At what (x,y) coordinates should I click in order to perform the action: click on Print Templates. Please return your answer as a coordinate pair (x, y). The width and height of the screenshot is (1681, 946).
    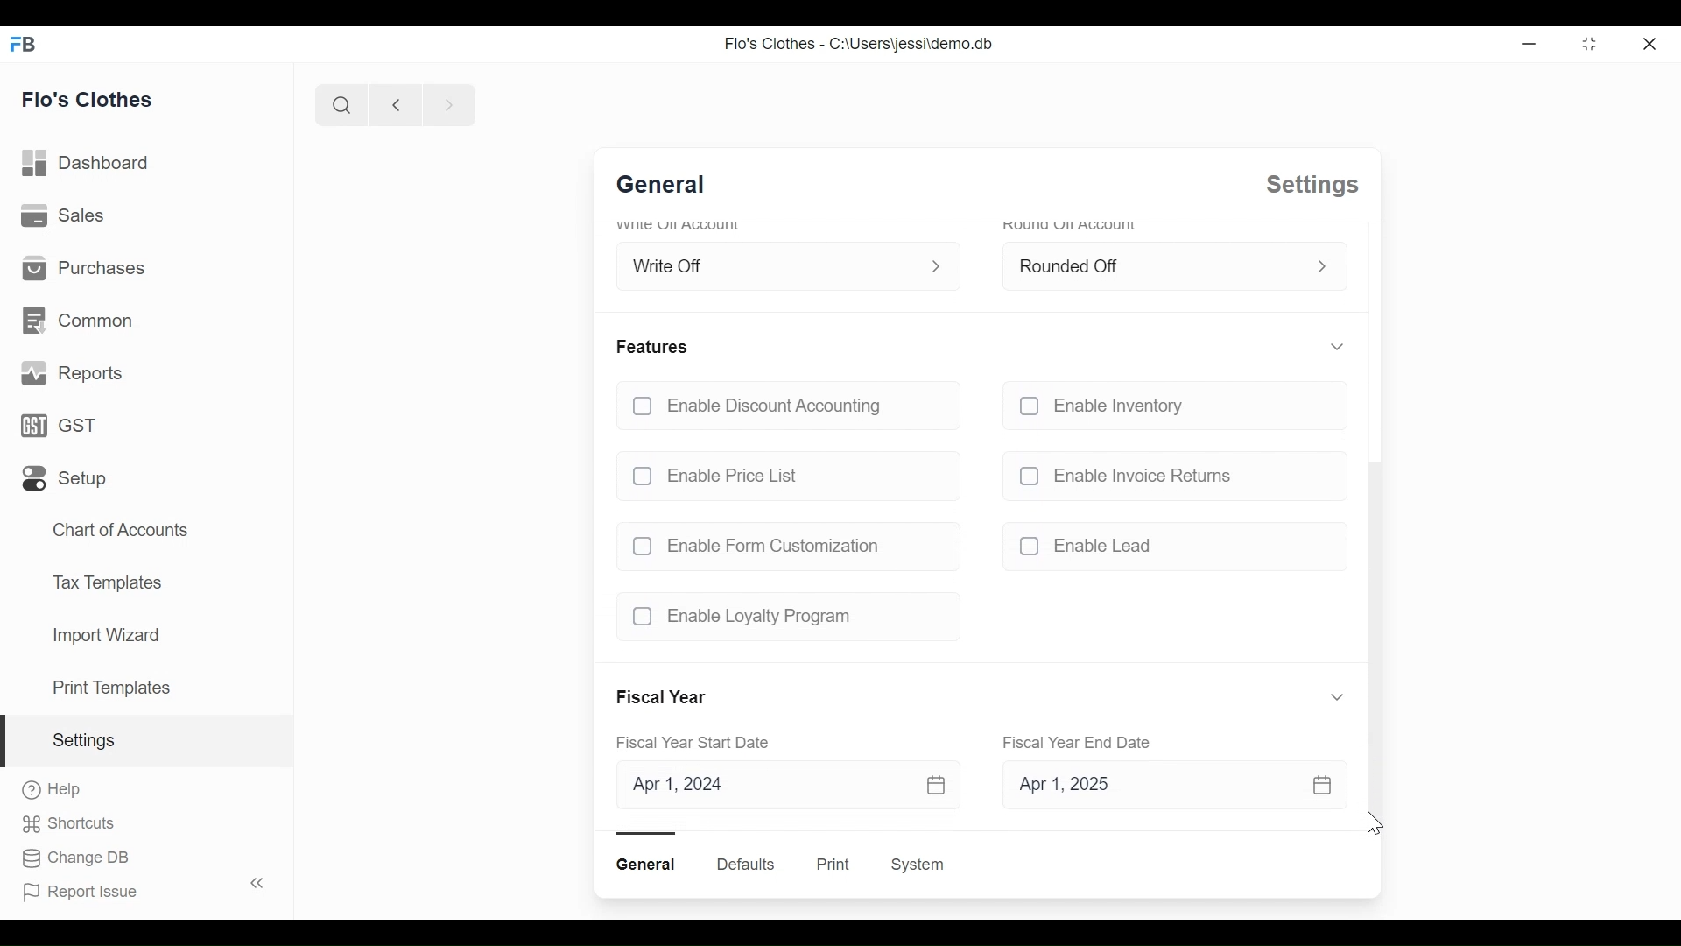
    Looking at the image, I should click on (111, 688).